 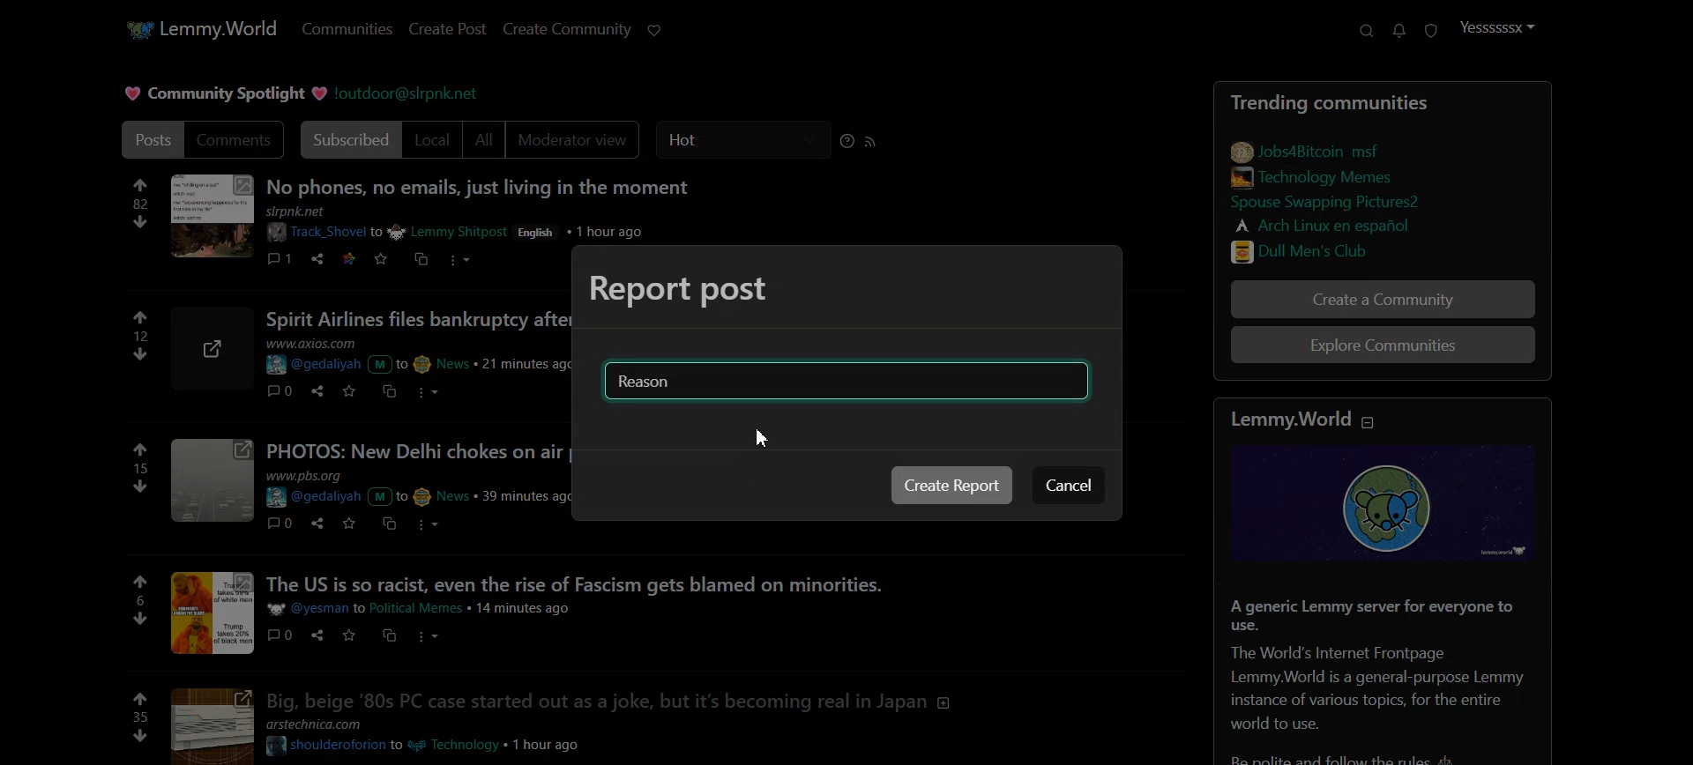 What do you see at coordinates (147, 139) in the screenshot?
I see `Post` at bounding box center [147, 139].